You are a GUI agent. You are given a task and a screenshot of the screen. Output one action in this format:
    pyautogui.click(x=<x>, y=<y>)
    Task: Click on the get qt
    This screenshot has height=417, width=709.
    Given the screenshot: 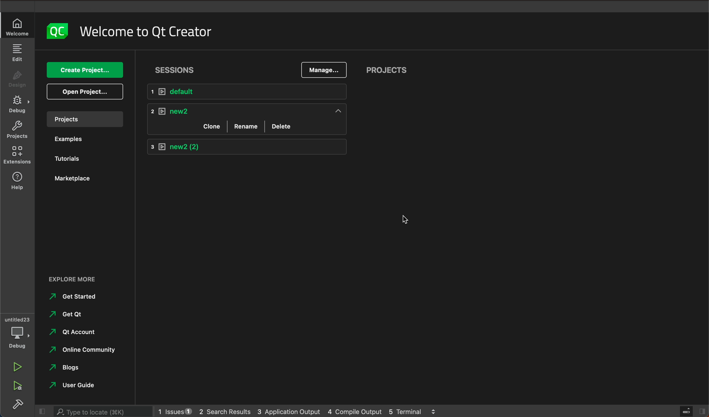 What is the action you would take?
    pyautogui.click(x=75, y=315)
    